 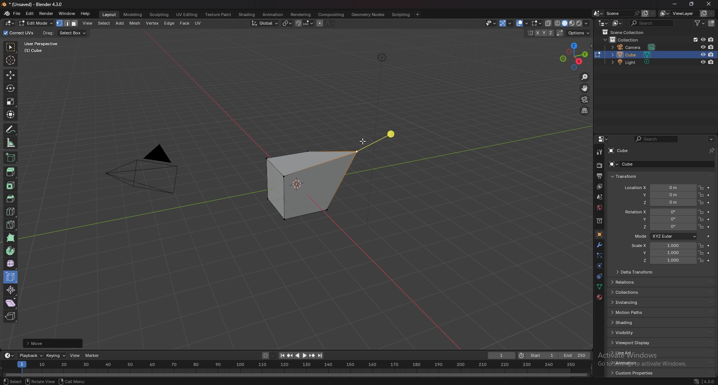 What do you see at coordinates (664, 261) in the screenshot?
I see `scale z` at bounding box center [664, 261].